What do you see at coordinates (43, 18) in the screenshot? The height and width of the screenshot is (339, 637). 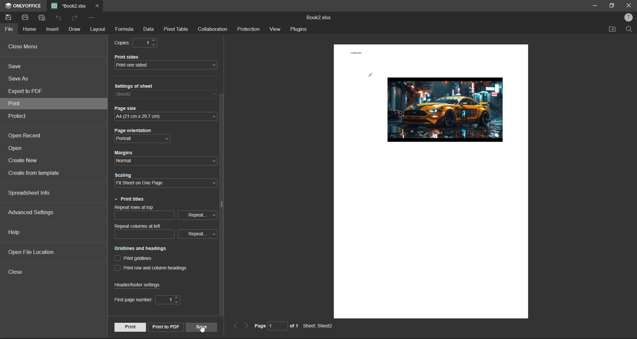 I see `quick print` at bounding box center [43, 18].